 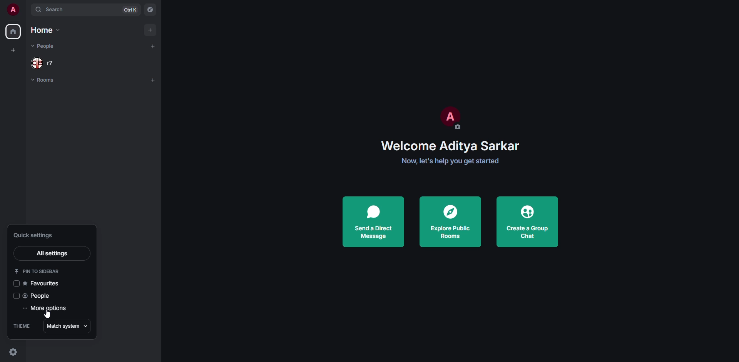 I want to click on welcome, so click(x=450, y=144).